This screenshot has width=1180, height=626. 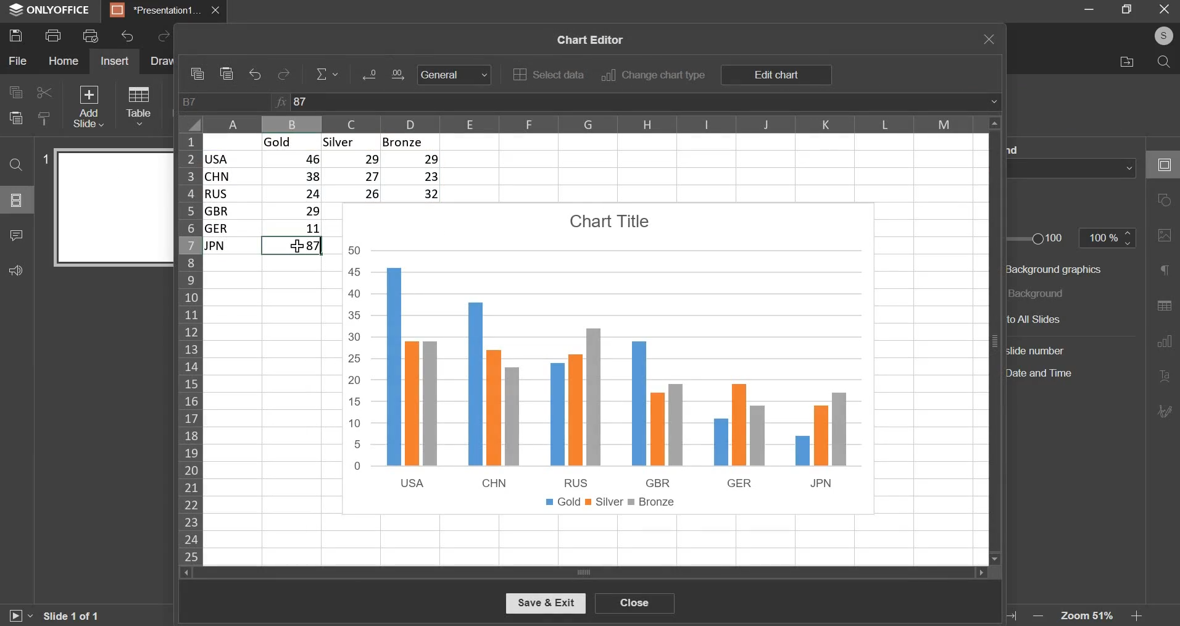 I want to click on paragraph settings, so click(x=1165, y=271).